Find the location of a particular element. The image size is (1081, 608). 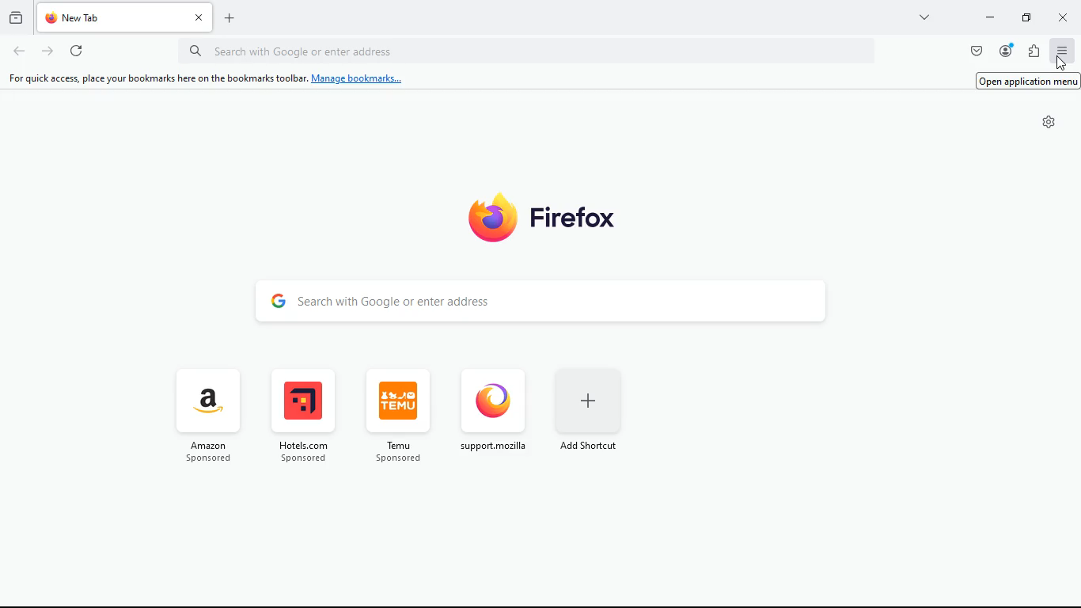

pocket is located at coordinates (972, 51).